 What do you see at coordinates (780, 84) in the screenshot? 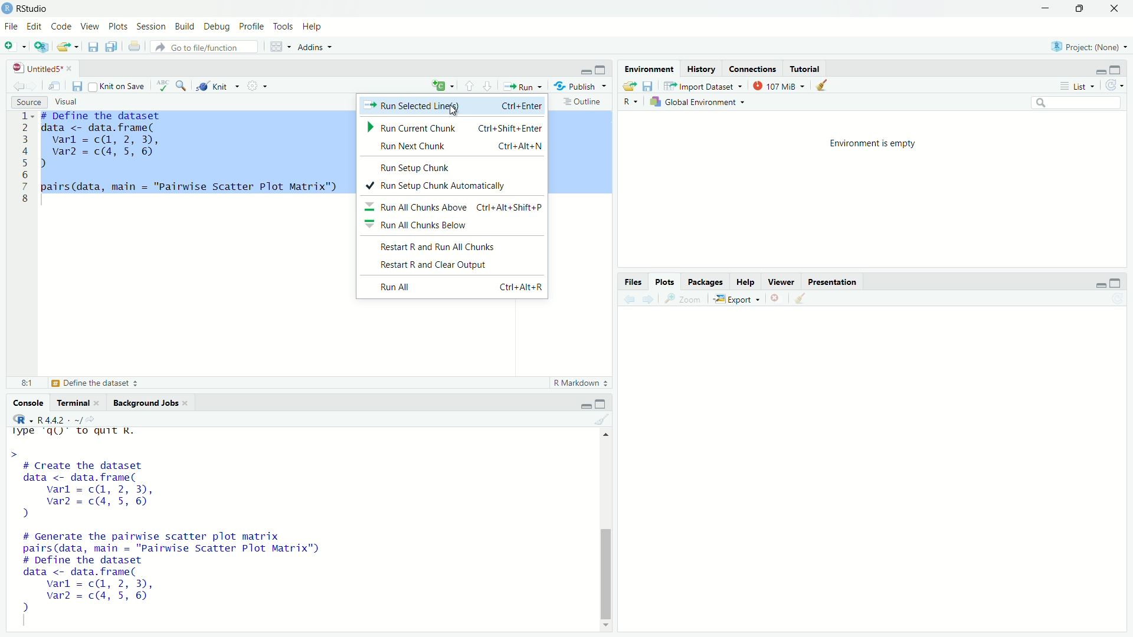
I see `129kib used by R session (Source: Windows System)` at bounding box center [780, 84].